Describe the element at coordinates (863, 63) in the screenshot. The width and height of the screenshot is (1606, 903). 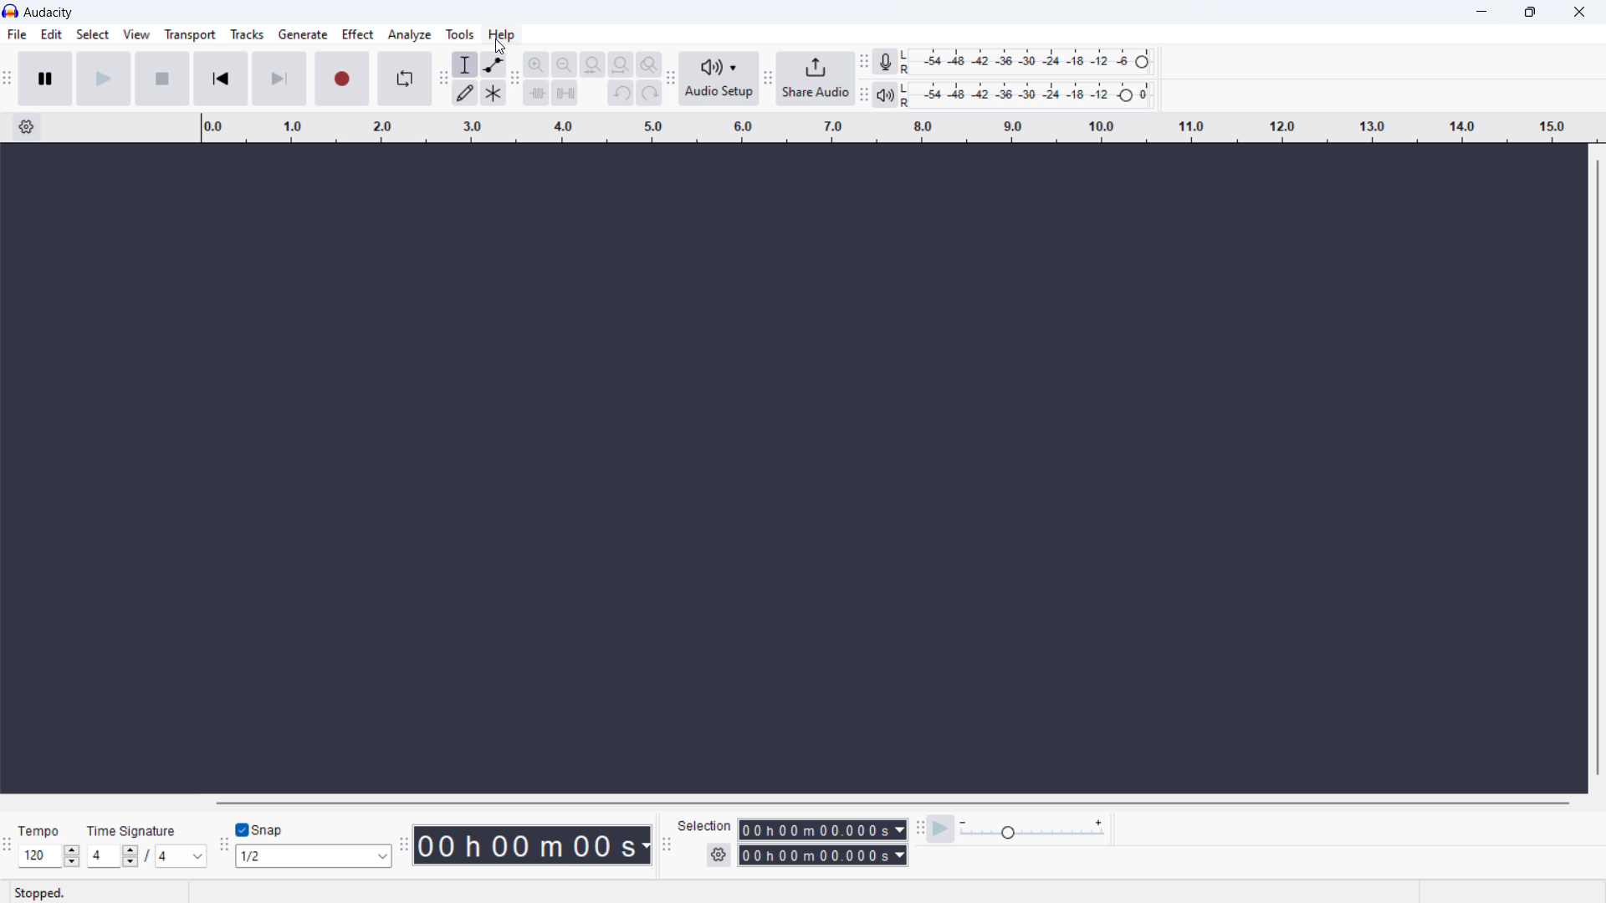
I see `recording meter toolbar` at that location.